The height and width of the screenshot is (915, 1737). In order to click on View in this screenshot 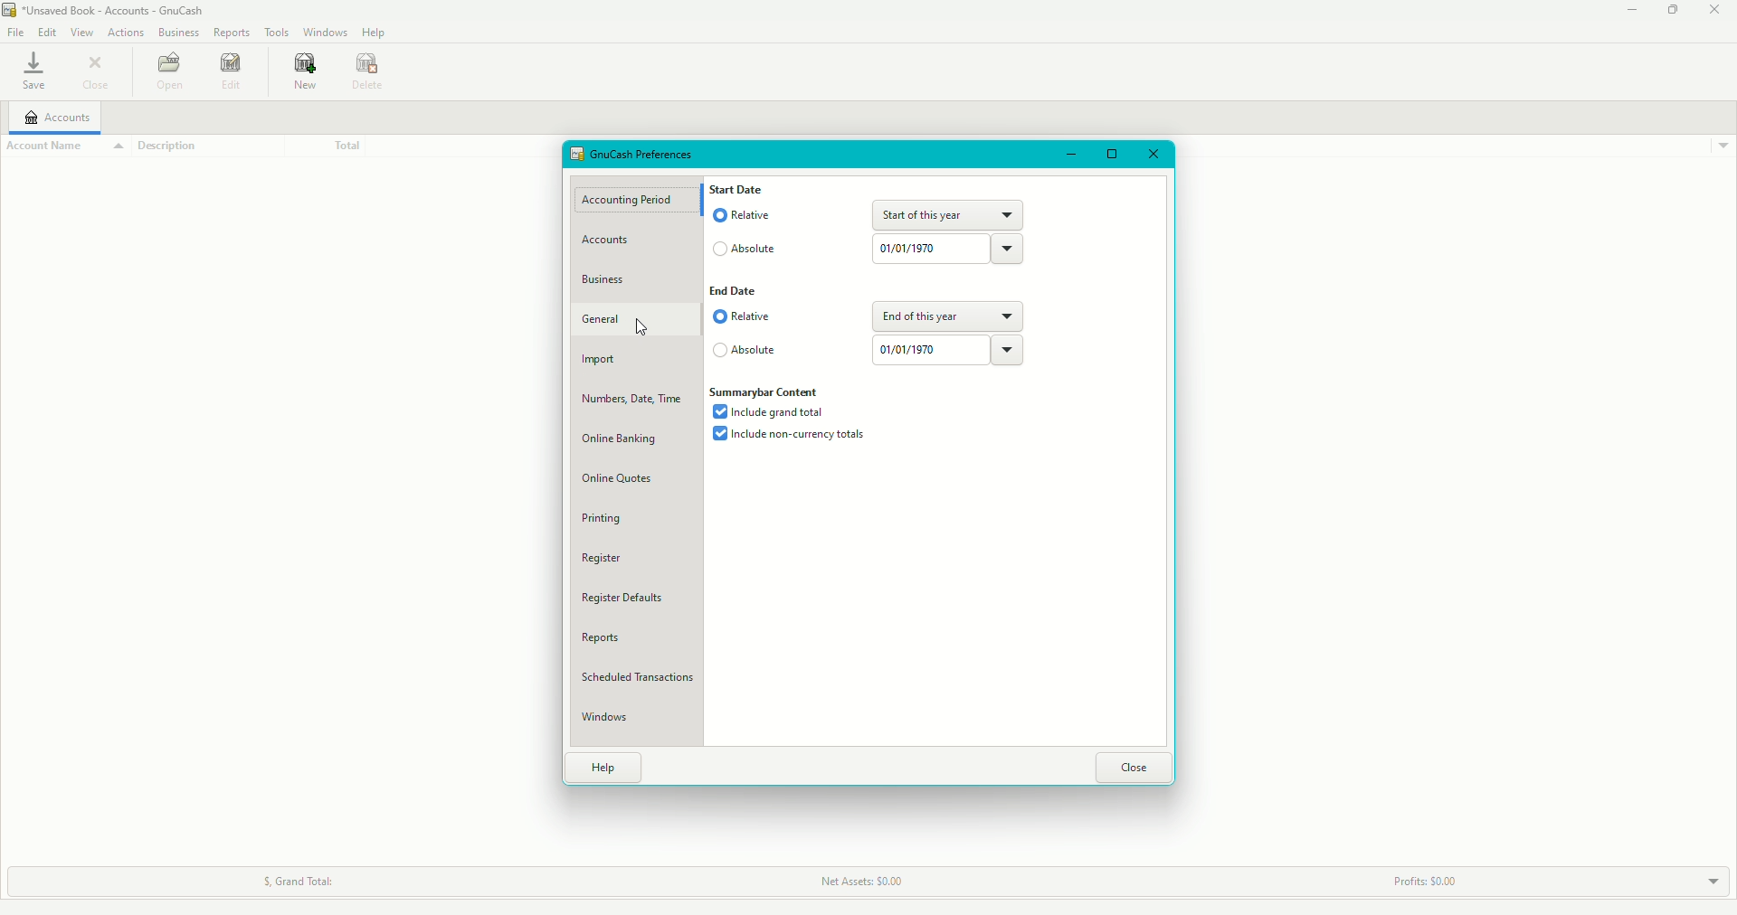, I will do `click(80, 33)`.